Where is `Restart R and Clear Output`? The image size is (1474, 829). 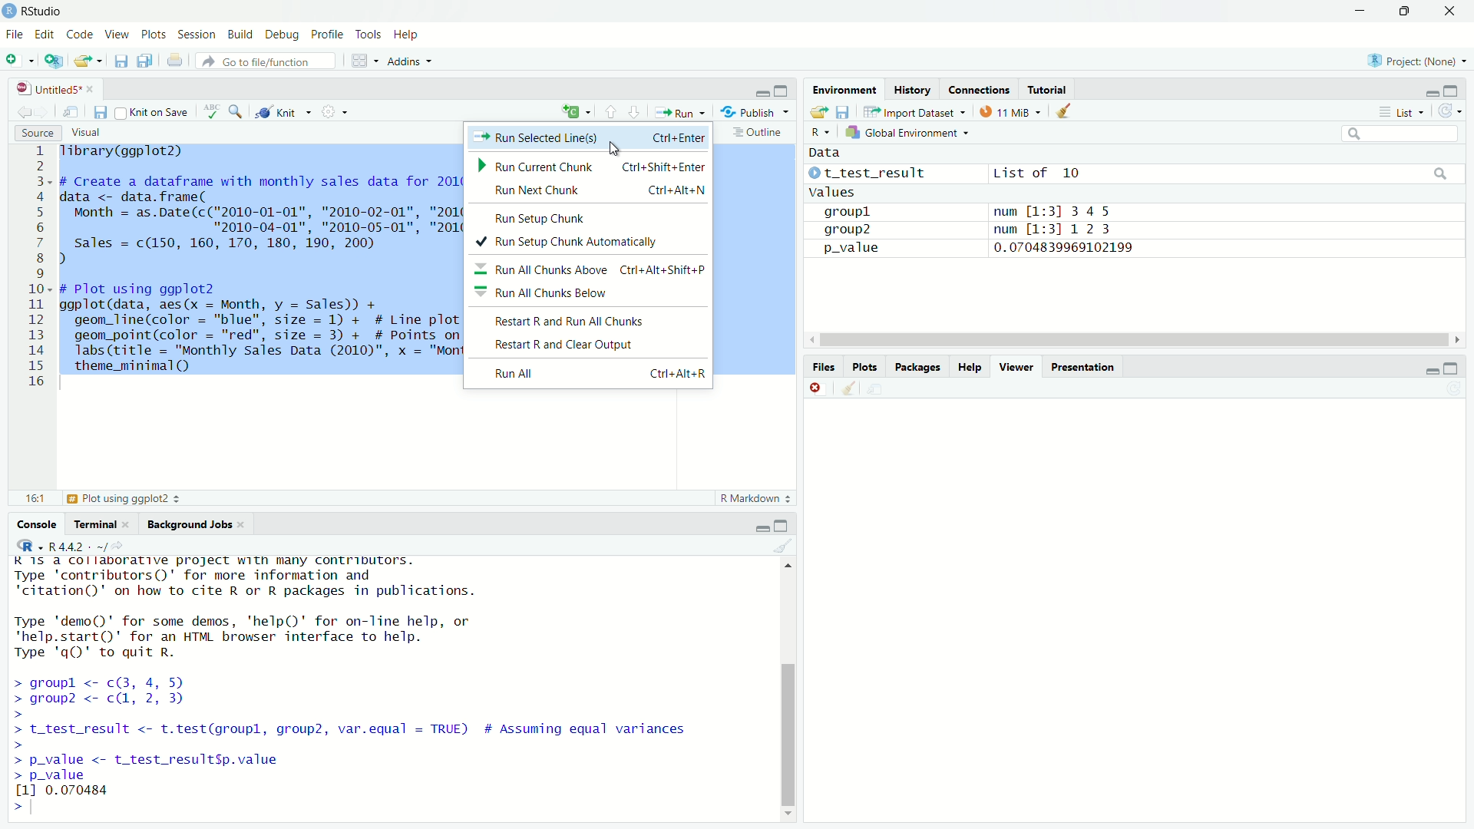
Restart R and Clear Output is located at coordinates (570, 345).